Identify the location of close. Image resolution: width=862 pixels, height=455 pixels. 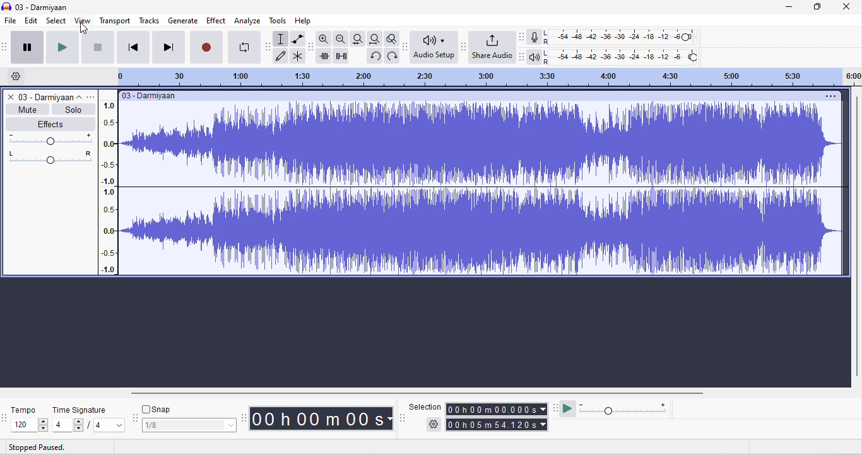
(11, 98).